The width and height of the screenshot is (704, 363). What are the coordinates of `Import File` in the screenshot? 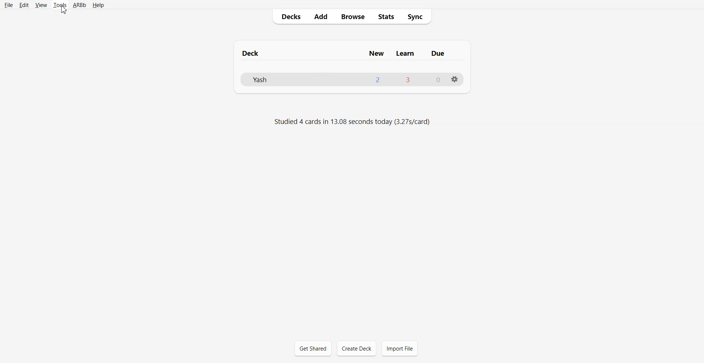 It's located at (400, 348).